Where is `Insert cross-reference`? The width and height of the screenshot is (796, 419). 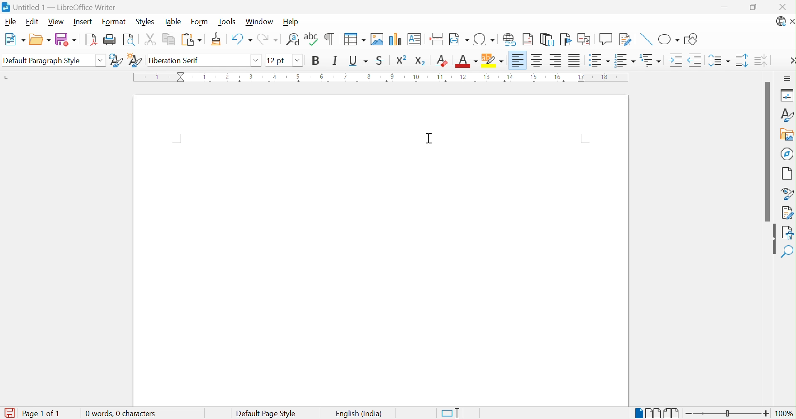
Insert cross-reference is located at coordinates (585, 39).